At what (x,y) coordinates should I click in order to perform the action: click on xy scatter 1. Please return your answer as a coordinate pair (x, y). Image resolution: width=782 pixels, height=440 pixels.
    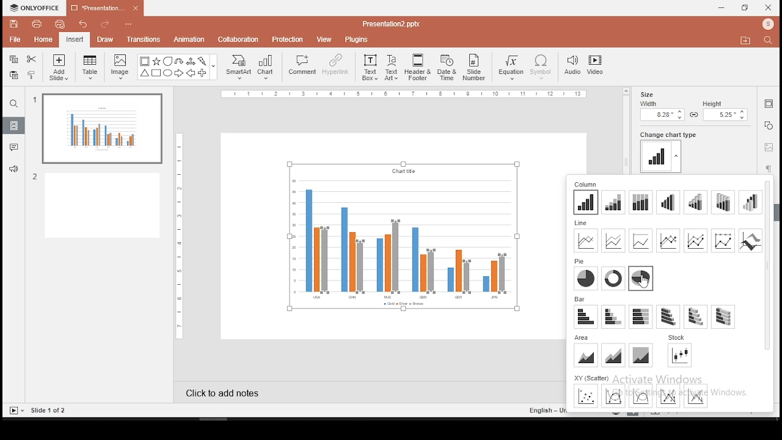
    Looking at the image, I should click on (585, 396).